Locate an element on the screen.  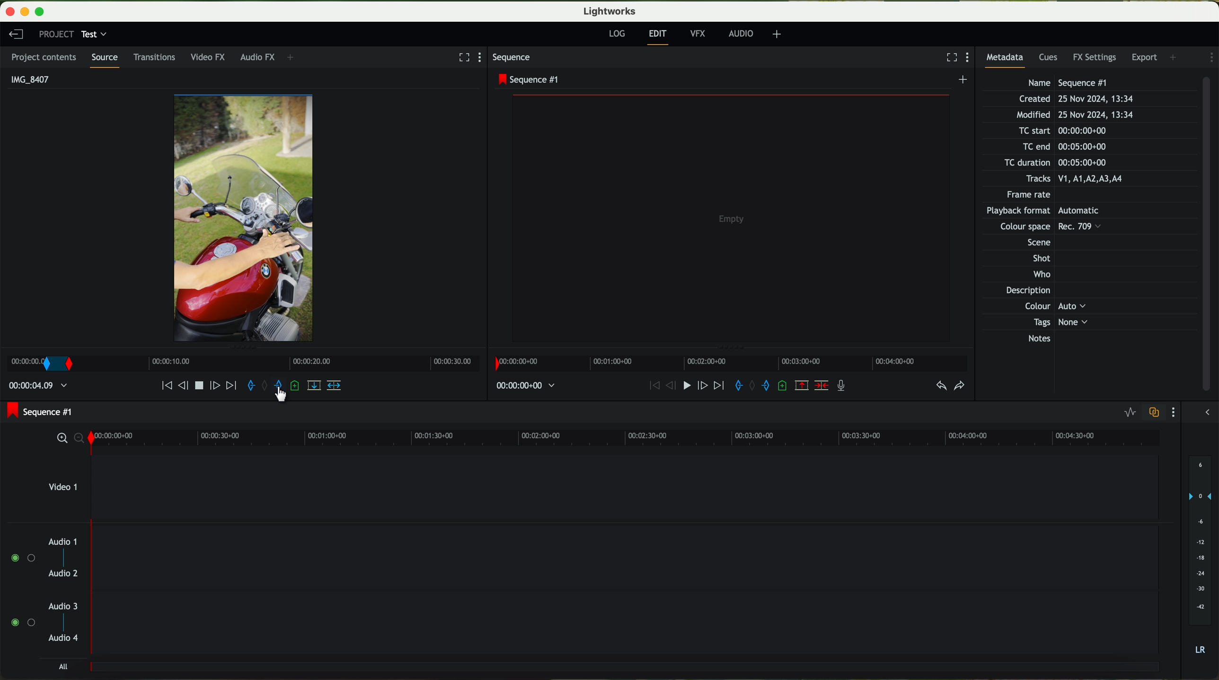
add an in mark is located at coordinates (734, 386).